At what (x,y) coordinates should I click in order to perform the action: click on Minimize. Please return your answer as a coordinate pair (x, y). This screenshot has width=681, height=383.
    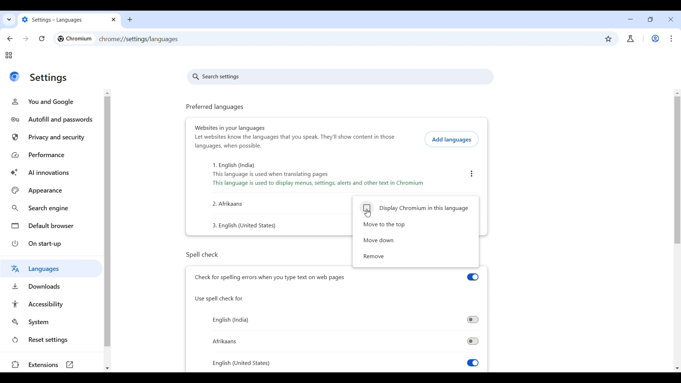
    Looking at the image, I should click on (630, 19).